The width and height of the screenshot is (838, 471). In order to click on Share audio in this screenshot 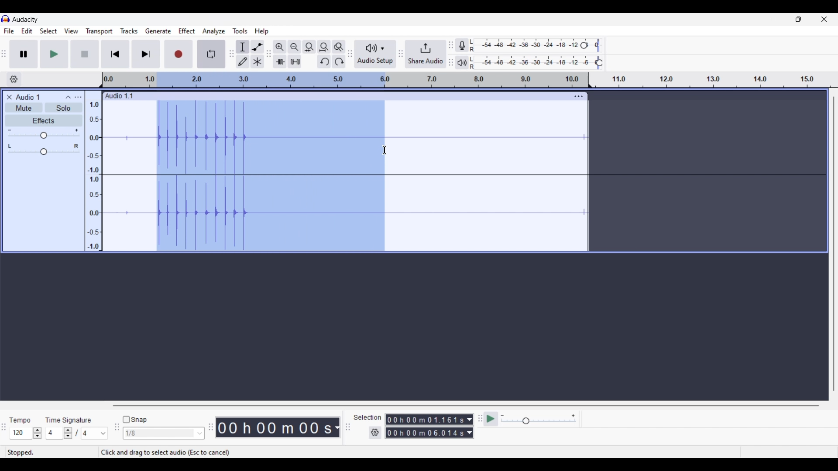, I will do `click(426, 54)`.